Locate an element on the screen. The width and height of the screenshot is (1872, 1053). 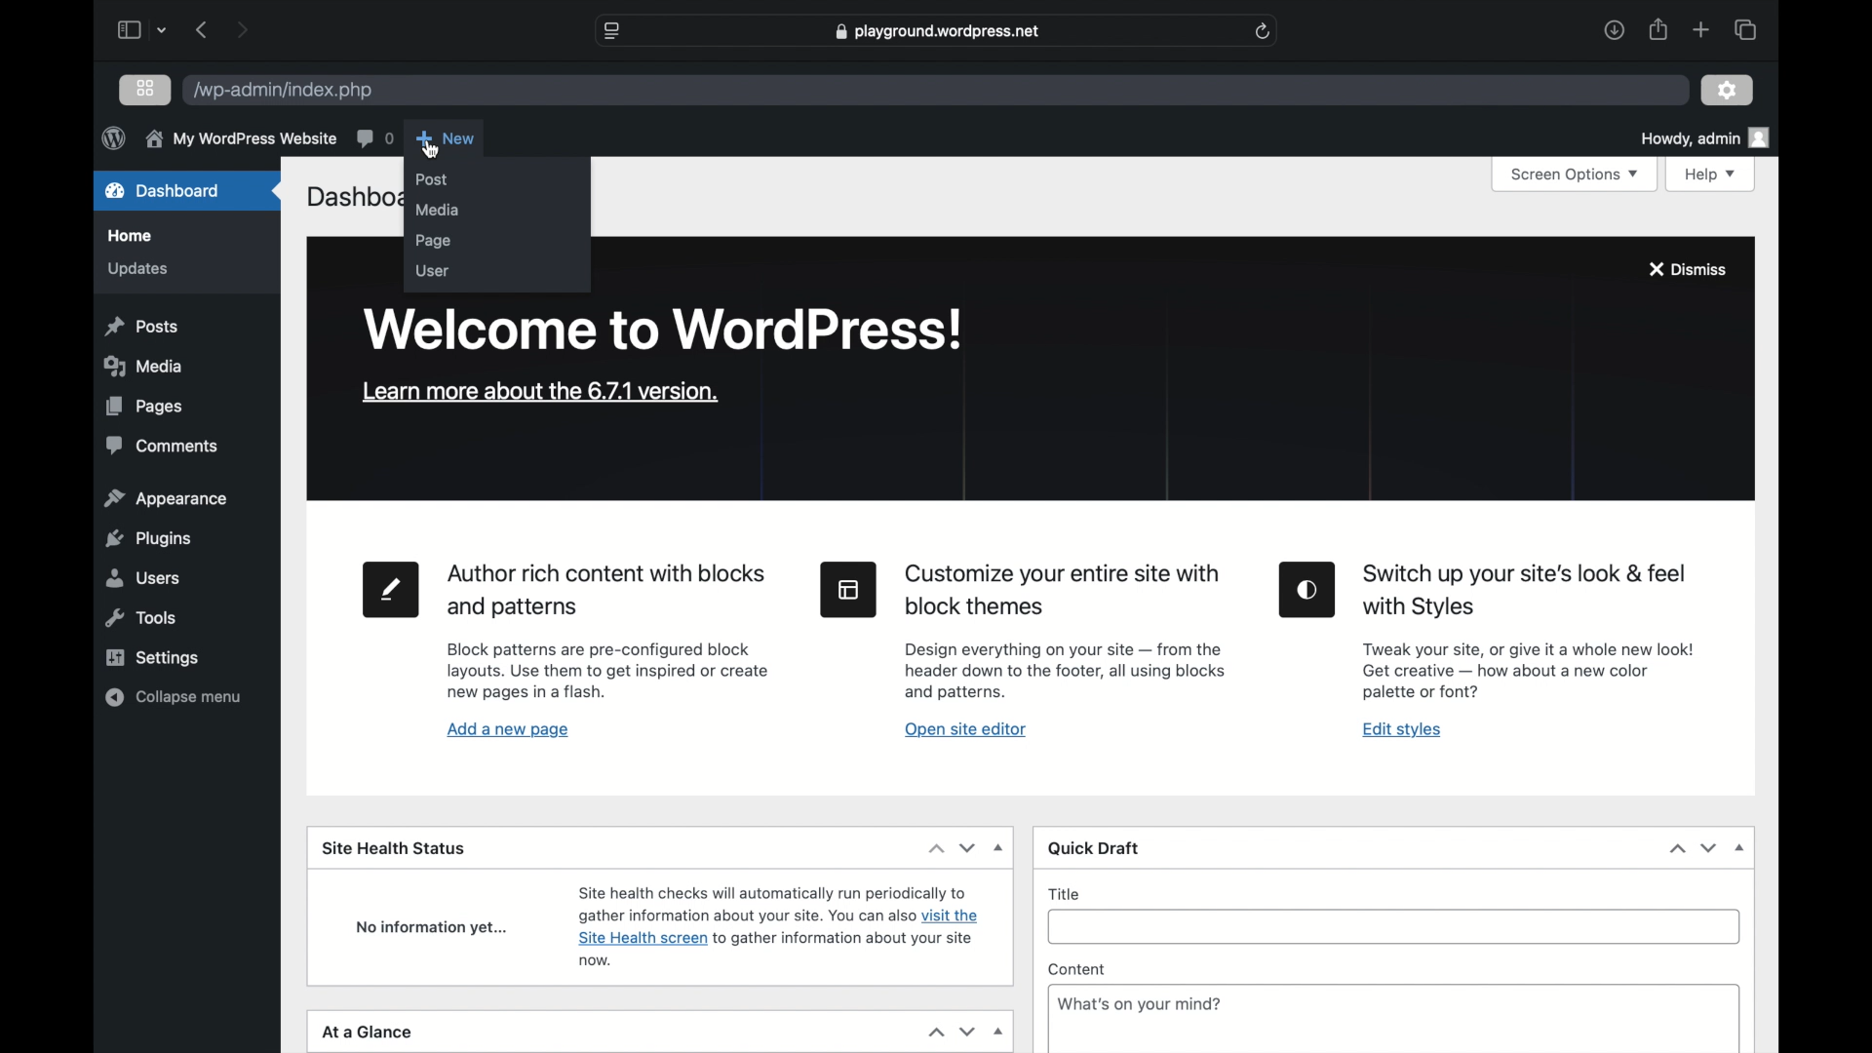
dropdown is located at coordinates (998, 1033).